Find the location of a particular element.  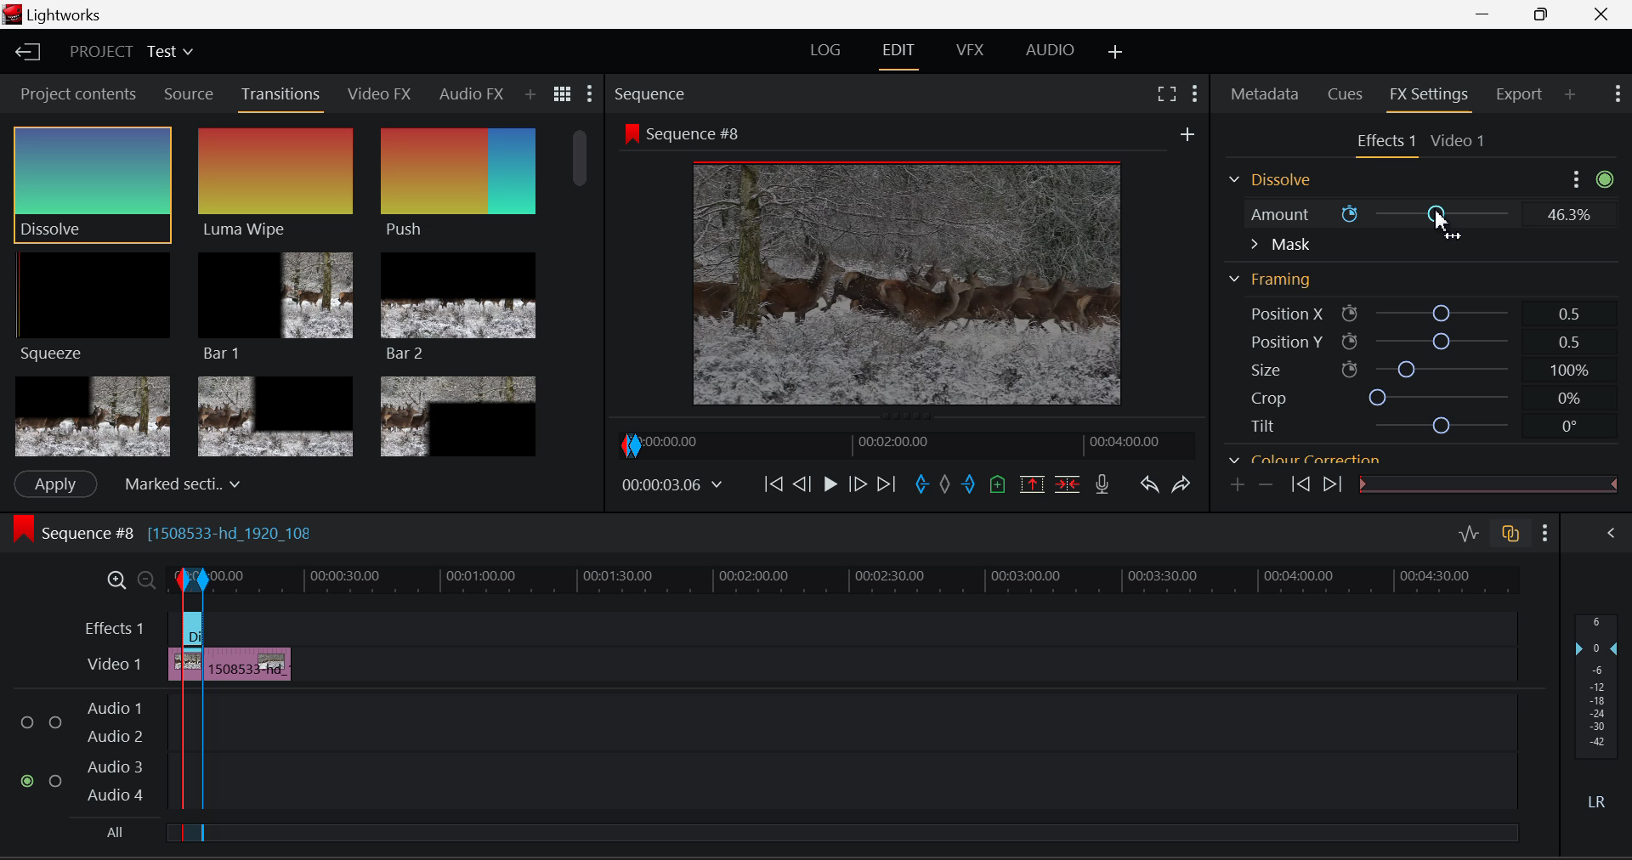

Go Back is located at coordinates (802, 485).